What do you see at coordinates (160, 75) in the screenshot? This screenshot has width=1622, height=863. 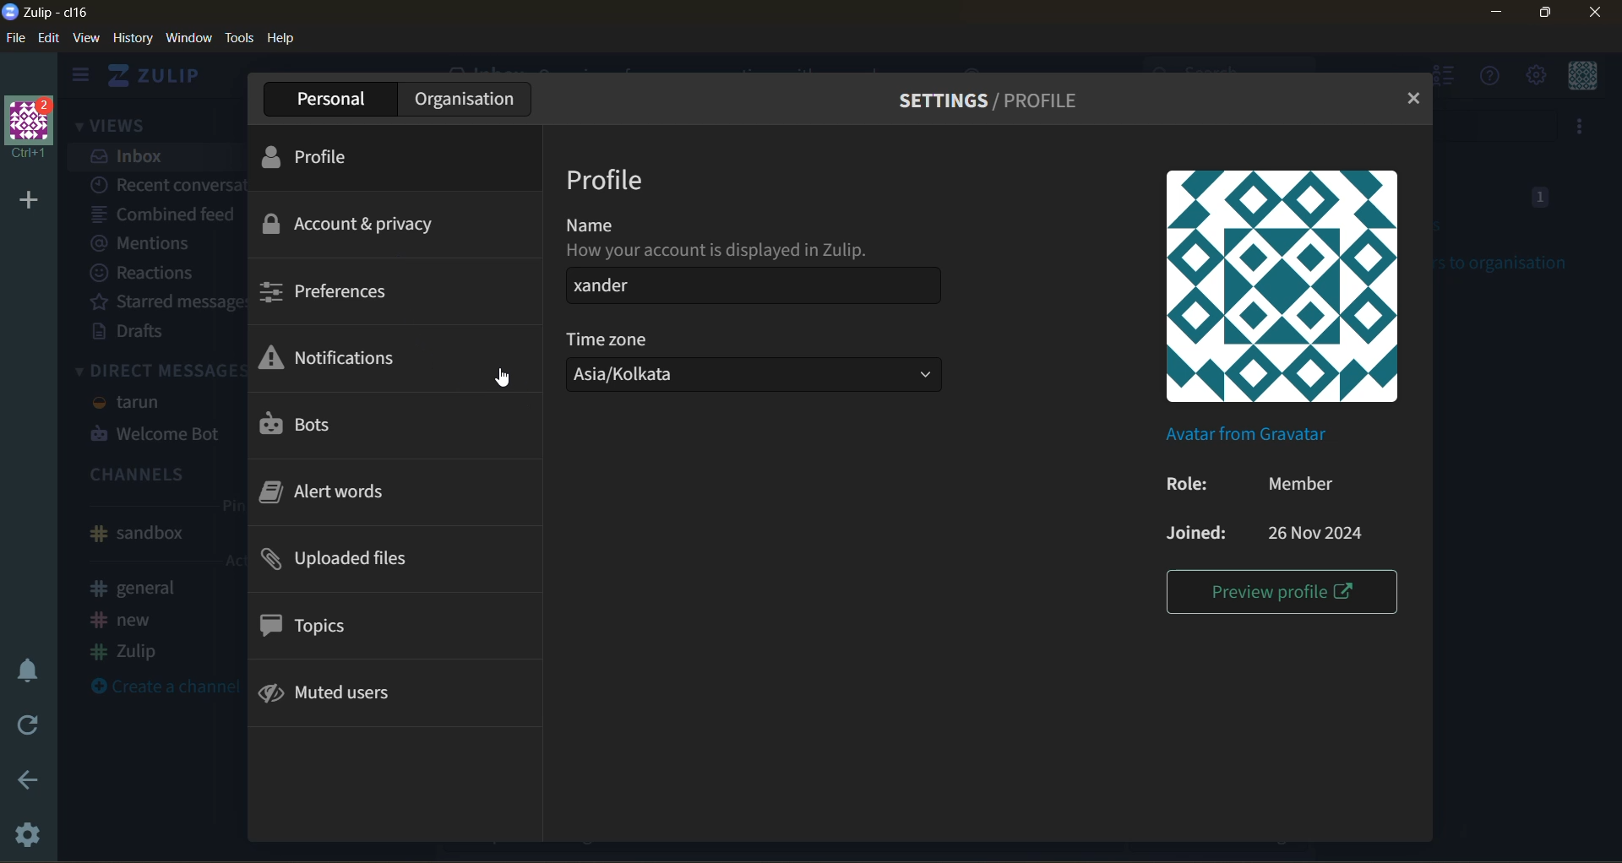 I see `home view` at bounding box center [160, 75].